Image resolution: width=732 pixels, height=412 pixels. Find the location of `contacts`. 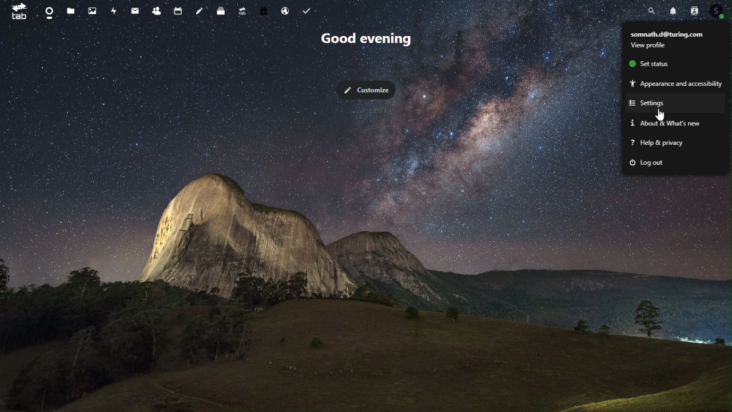

contacts is located at coordinates (157, 10).